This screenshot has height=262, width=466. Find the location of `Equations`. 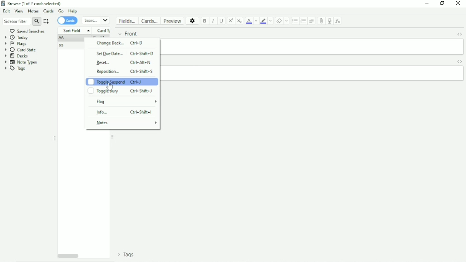

Equations is located at coordinates (338, 20).